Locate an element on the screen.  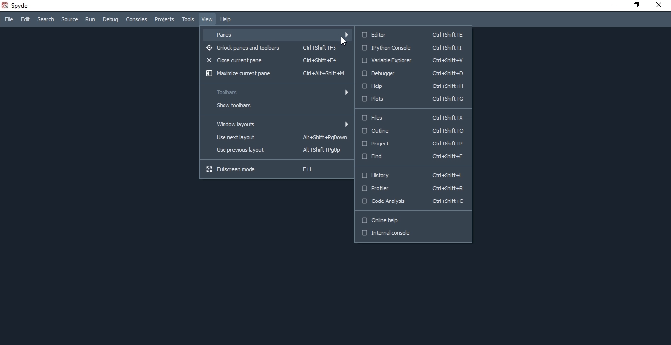
Consoles is located at coordinates (138, 19).